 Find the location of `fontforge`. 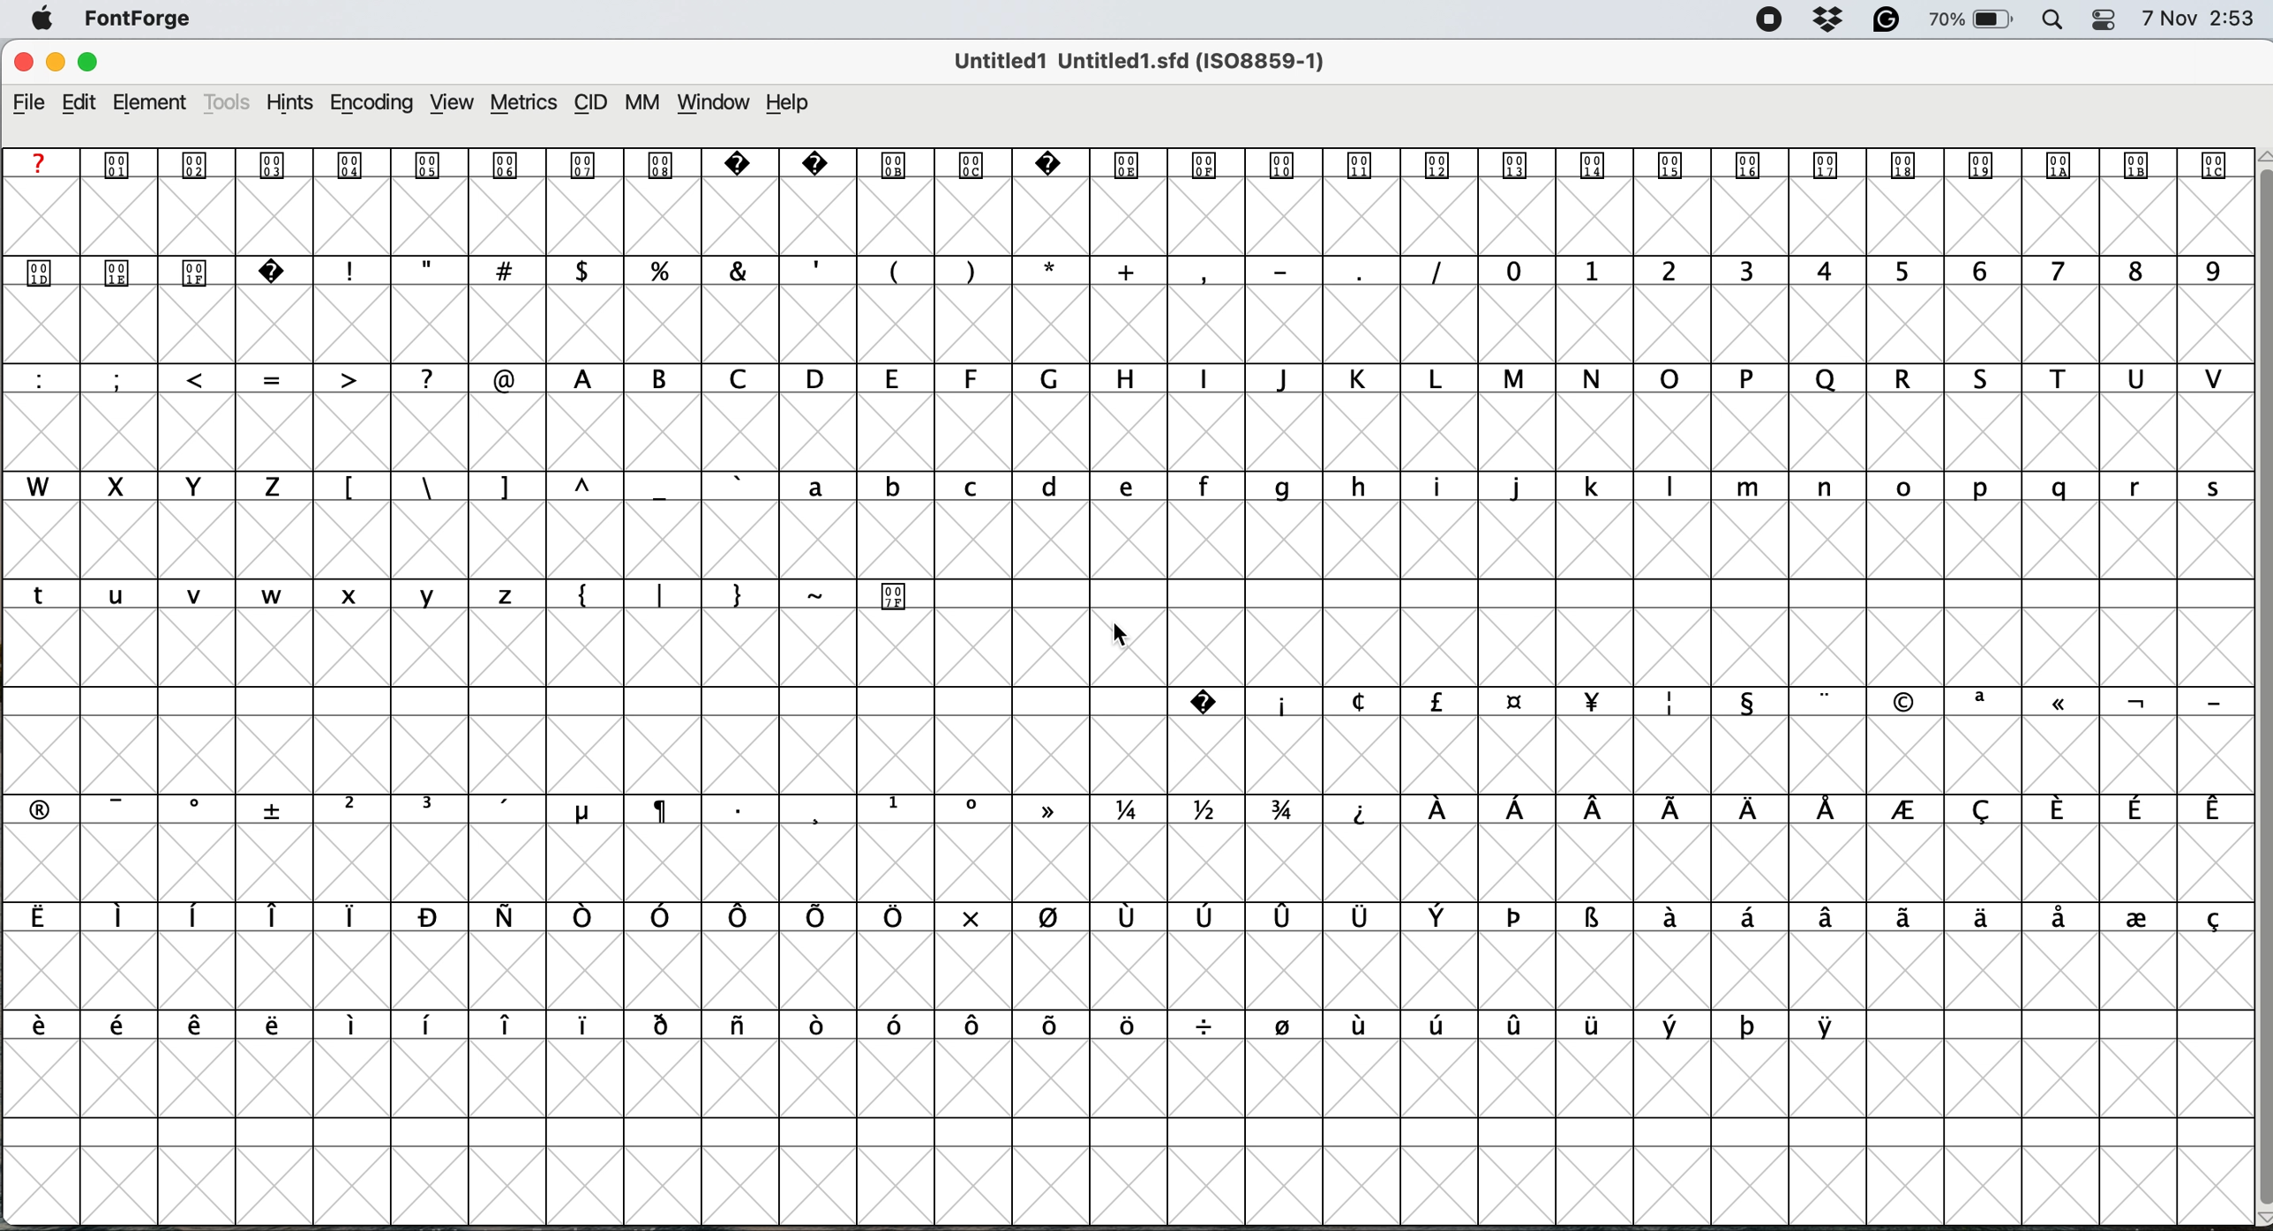

fontforge is located at coordinates (138, 19).